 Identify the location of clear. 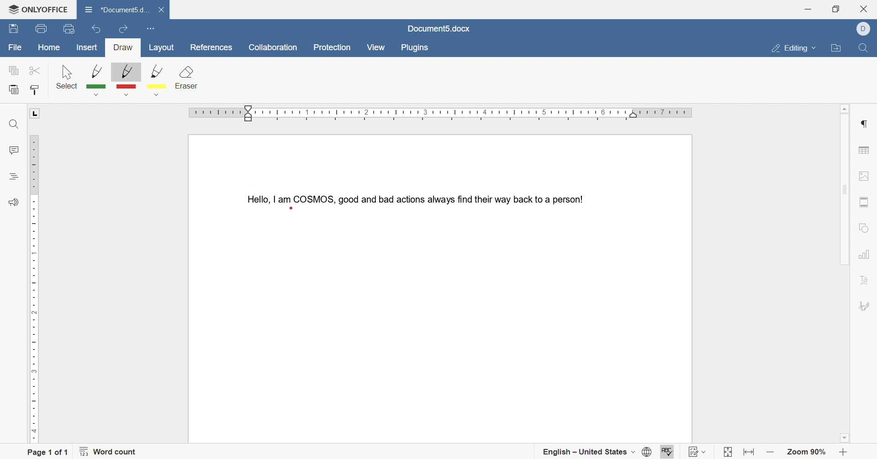
(185, 75).